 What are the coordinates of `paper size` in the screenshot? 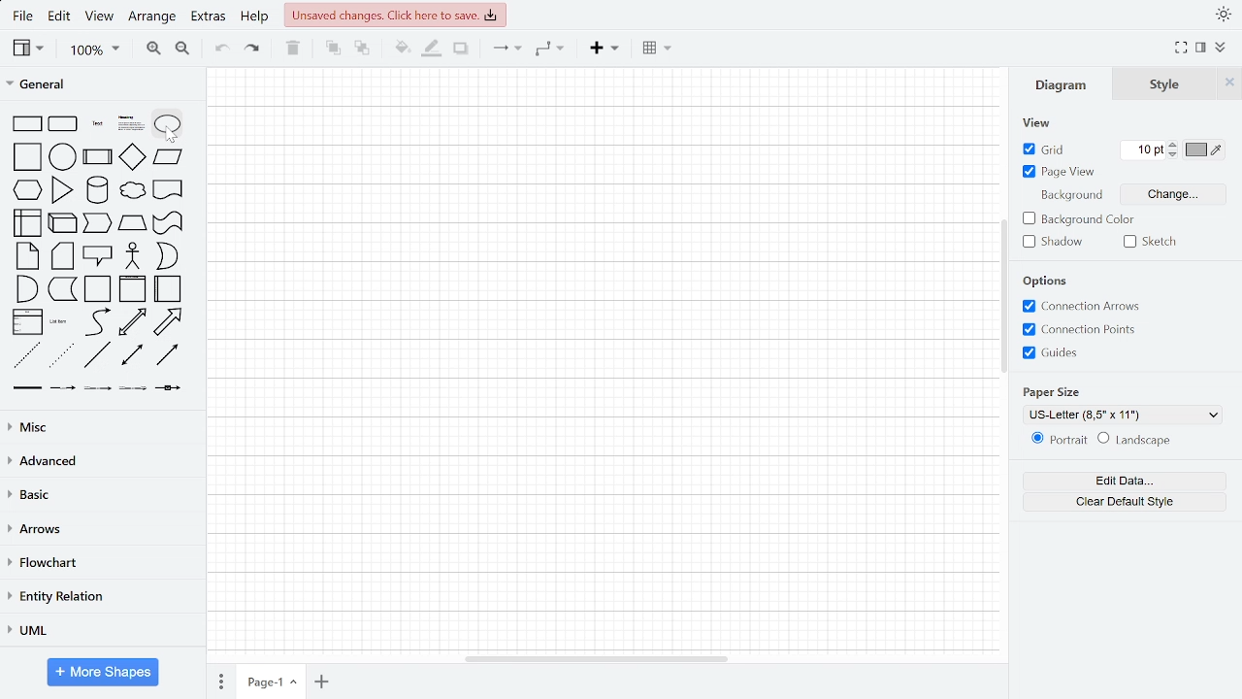 It's located at (1050, 392).